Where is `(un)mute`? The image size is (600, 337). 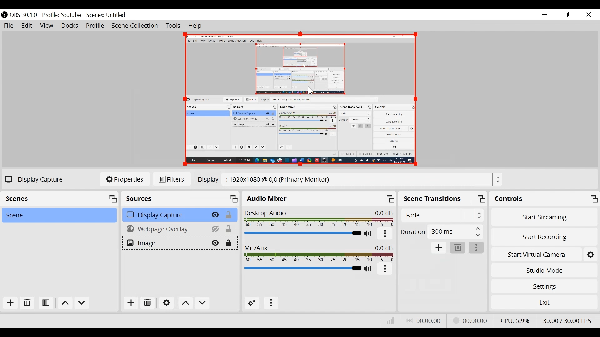
(un)mute is located at coordinates (369, 269).